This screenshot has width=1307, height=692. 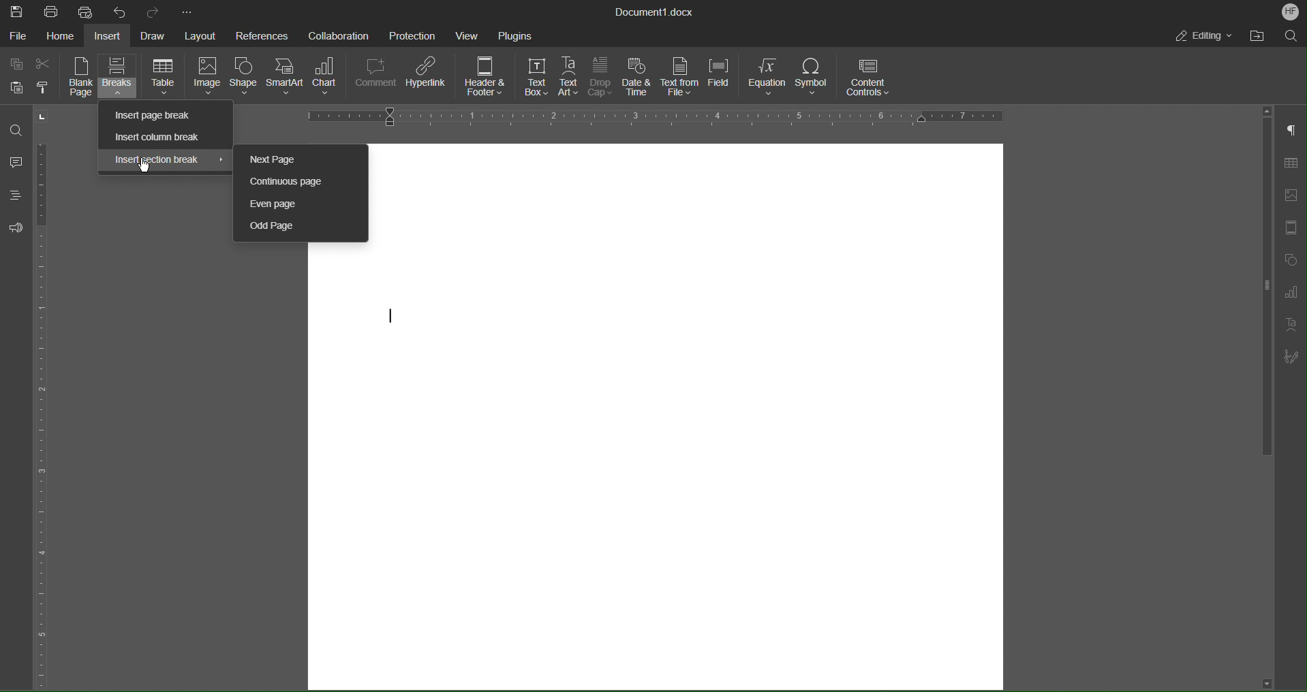 I want to click on Feedback and Support, so click(x=14, y=226).